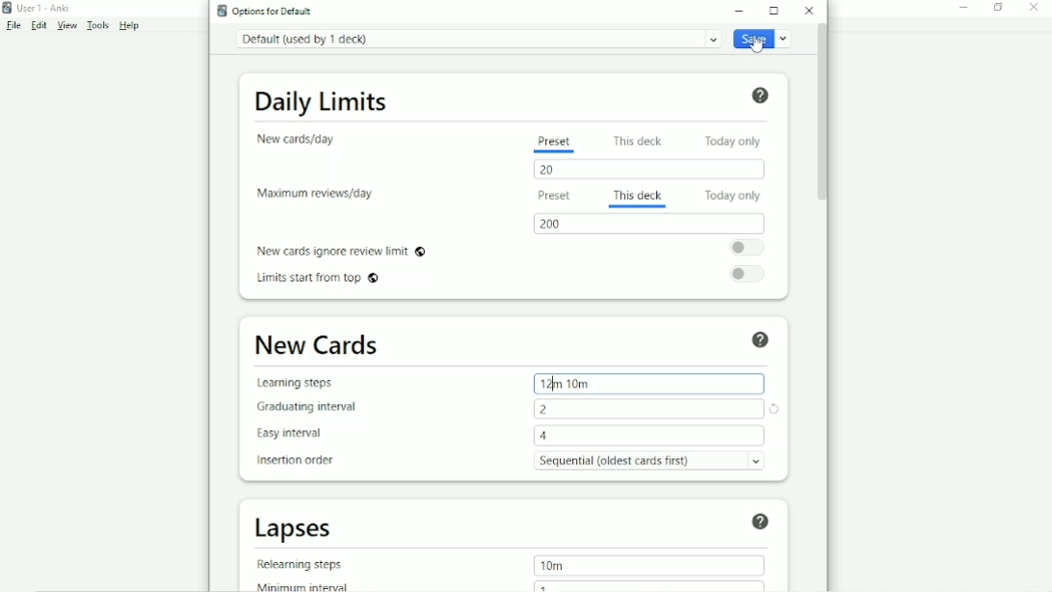 The width and height of the screenshot is (1052, 592). What do you see at coordinates (320, 280) in the screenshot?
I see `Limits start from top` at bounding box center [320, 280].